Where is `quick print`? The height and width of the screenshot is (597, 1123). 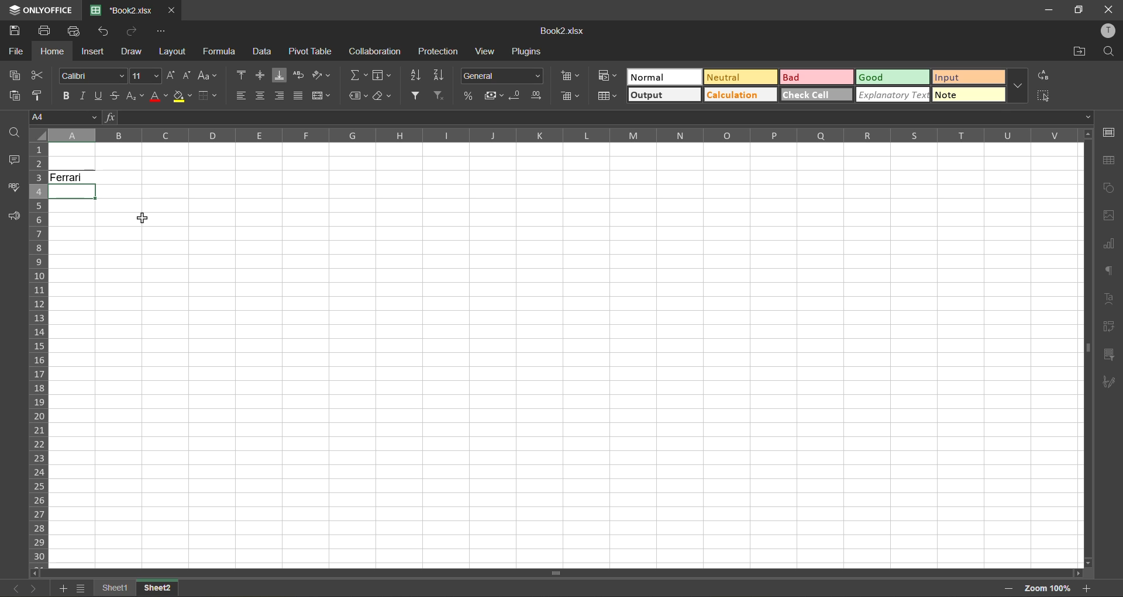 quick print is located at coordinates (75, 31).